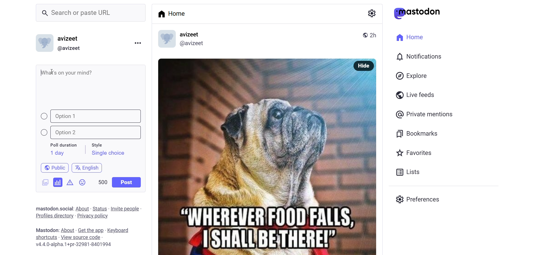 Image resolution: width=534 pixels, height=255 pixels. What do you see at coordinates (425, 114) in the screenshot?
I see `private mention` at bounding box center [425, 114].